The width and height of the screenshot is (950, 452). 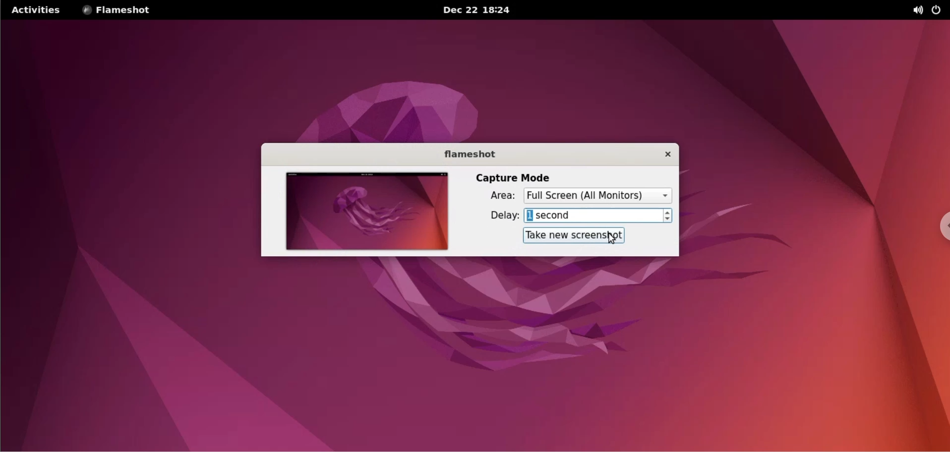 I want to click on flameshot, so click(x=465, y=153).